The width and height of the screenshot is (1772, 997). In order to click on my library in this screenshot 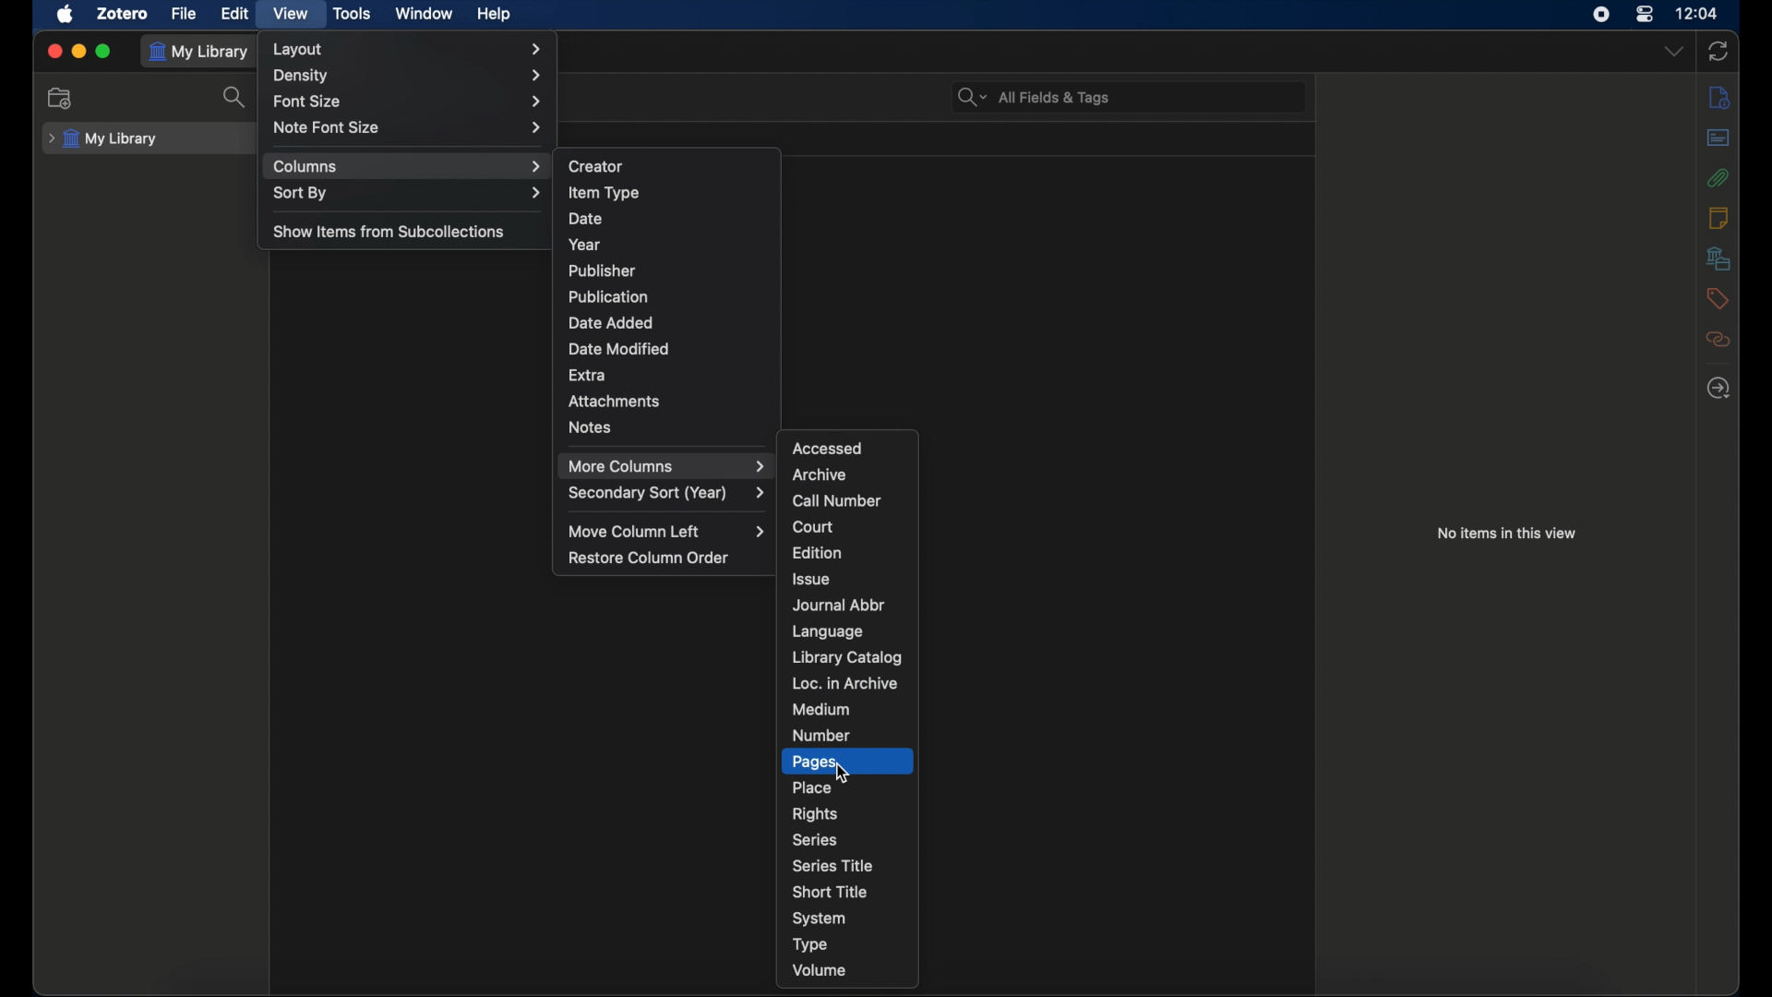, I will do `click(199, 52)`.